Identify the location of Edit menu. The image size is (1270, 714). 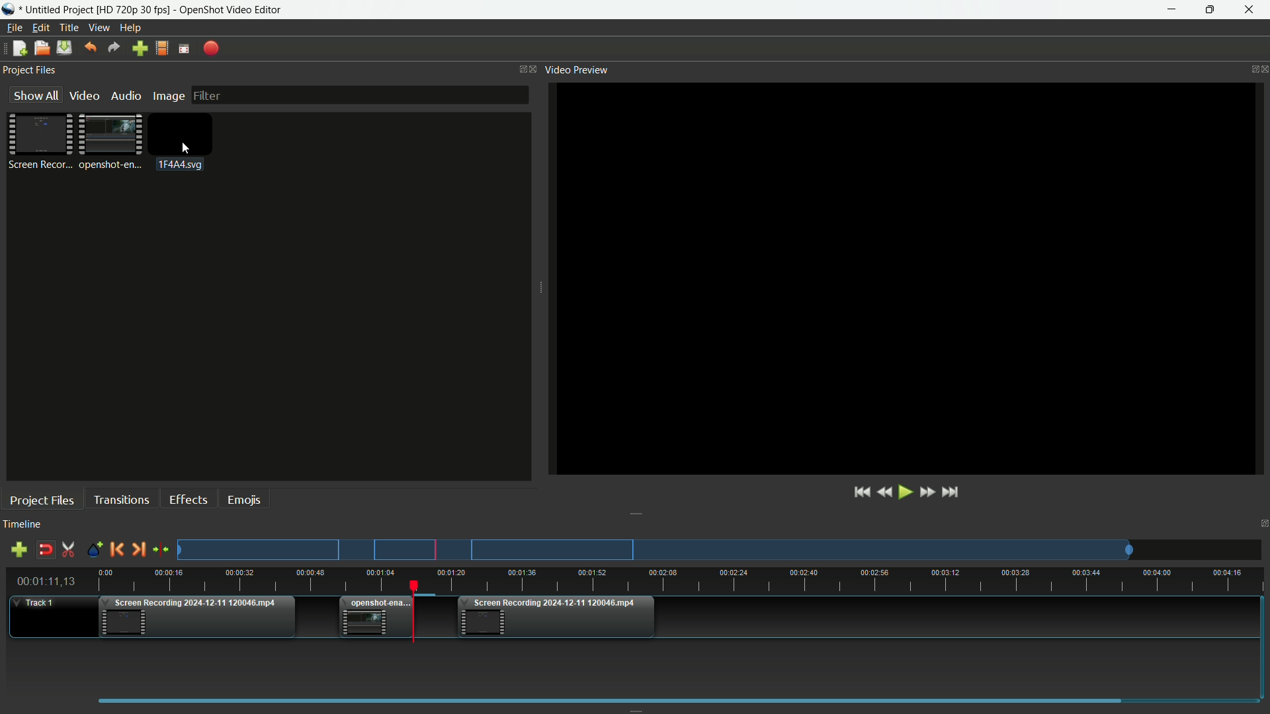
(38, 28).